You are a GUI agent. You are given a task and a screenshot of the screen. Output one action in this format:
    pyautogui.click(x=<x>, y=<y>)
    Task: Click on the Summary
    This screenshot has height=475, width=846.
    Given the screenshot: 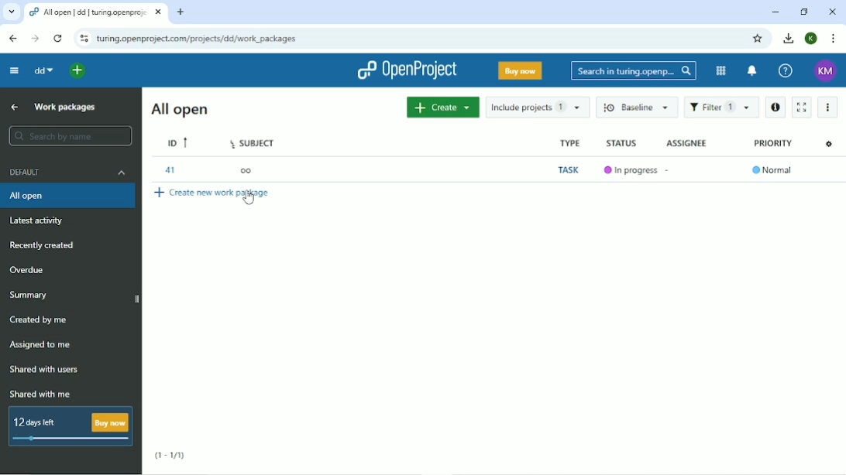 What is the action you would take?
    pyautogui.click(x=29, y=295)
    